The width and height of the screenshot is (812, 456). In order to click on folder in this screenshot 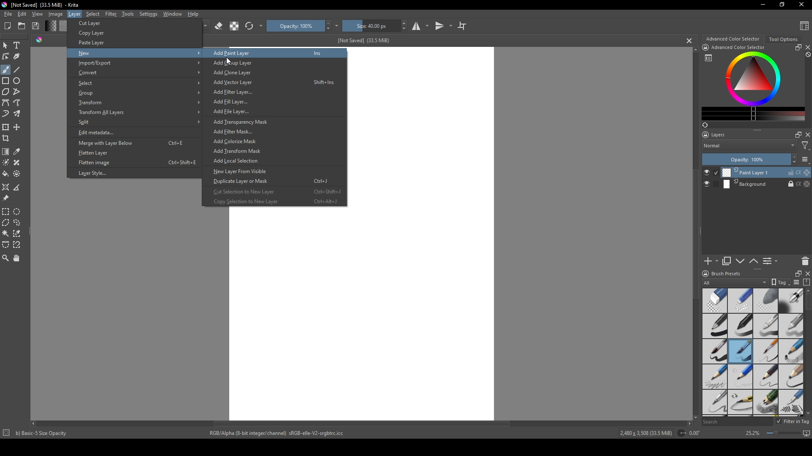, I will do `click(22, 26)`.